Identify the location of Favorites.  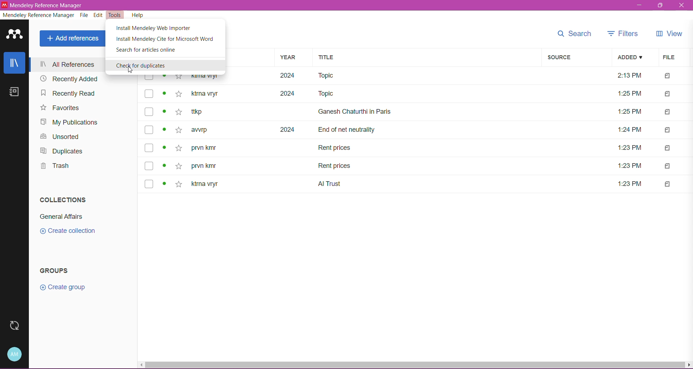
(61, 108).